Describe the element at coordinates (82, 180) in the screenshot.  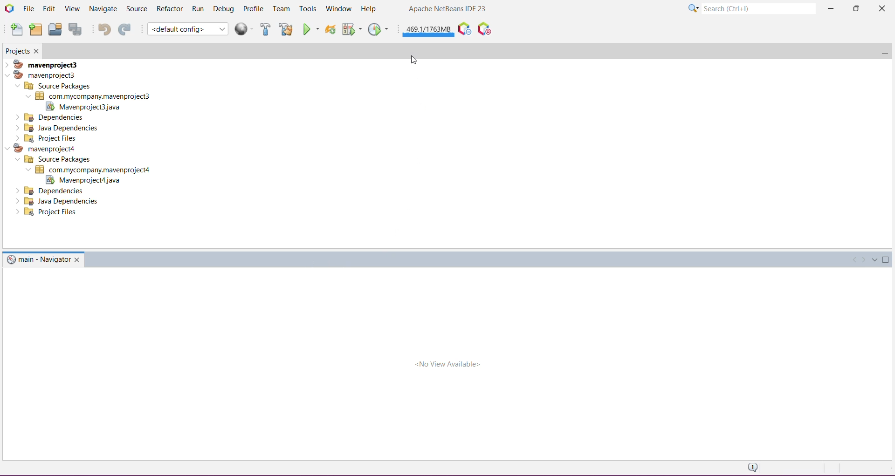
I see `Mavenproject4.java` at that location.